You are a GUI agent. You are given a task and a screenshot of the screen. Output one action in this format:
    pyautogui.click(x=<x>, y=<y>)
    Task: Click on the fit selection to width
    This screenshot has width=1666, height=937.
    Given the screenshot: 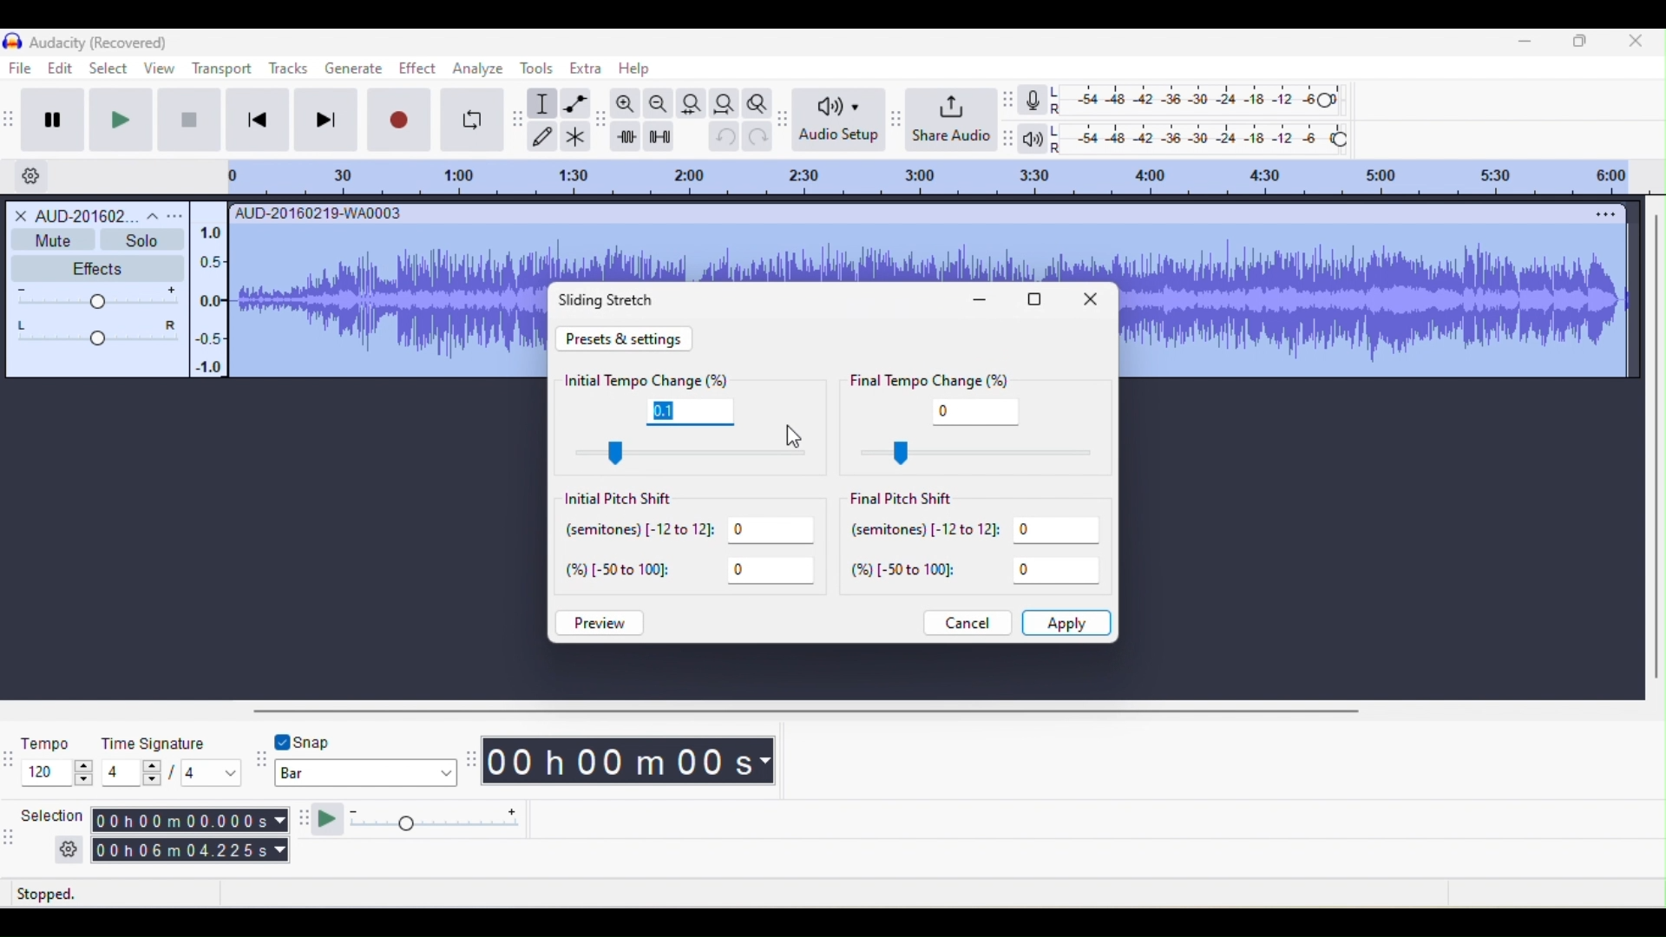 What is the action you would take?
    pyautogui.click(x=691, y=102)
    